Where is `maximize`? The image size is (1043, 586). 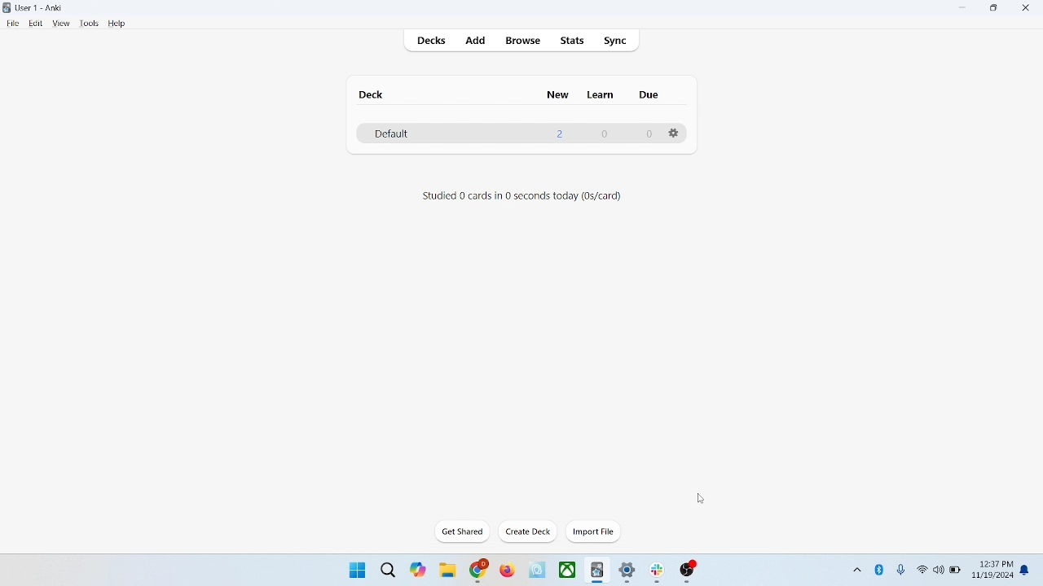
maximize is located at coordinates (994, 11).